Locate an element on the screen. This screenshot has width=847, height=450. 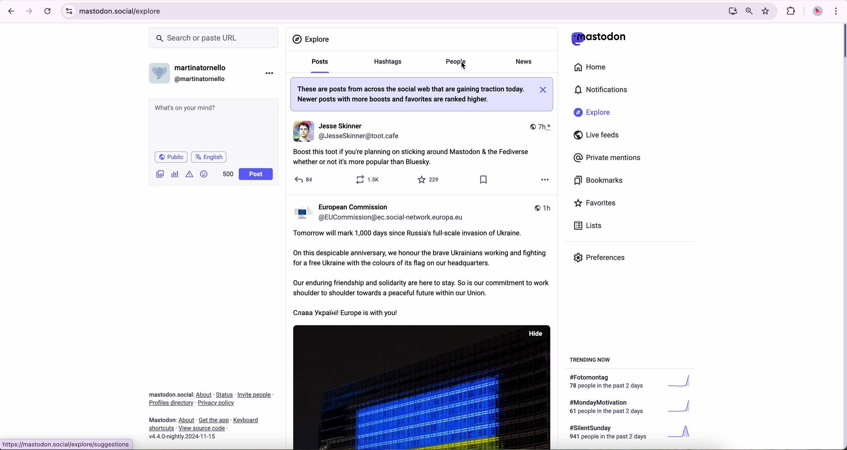
username is located at coordinates (191, 72).